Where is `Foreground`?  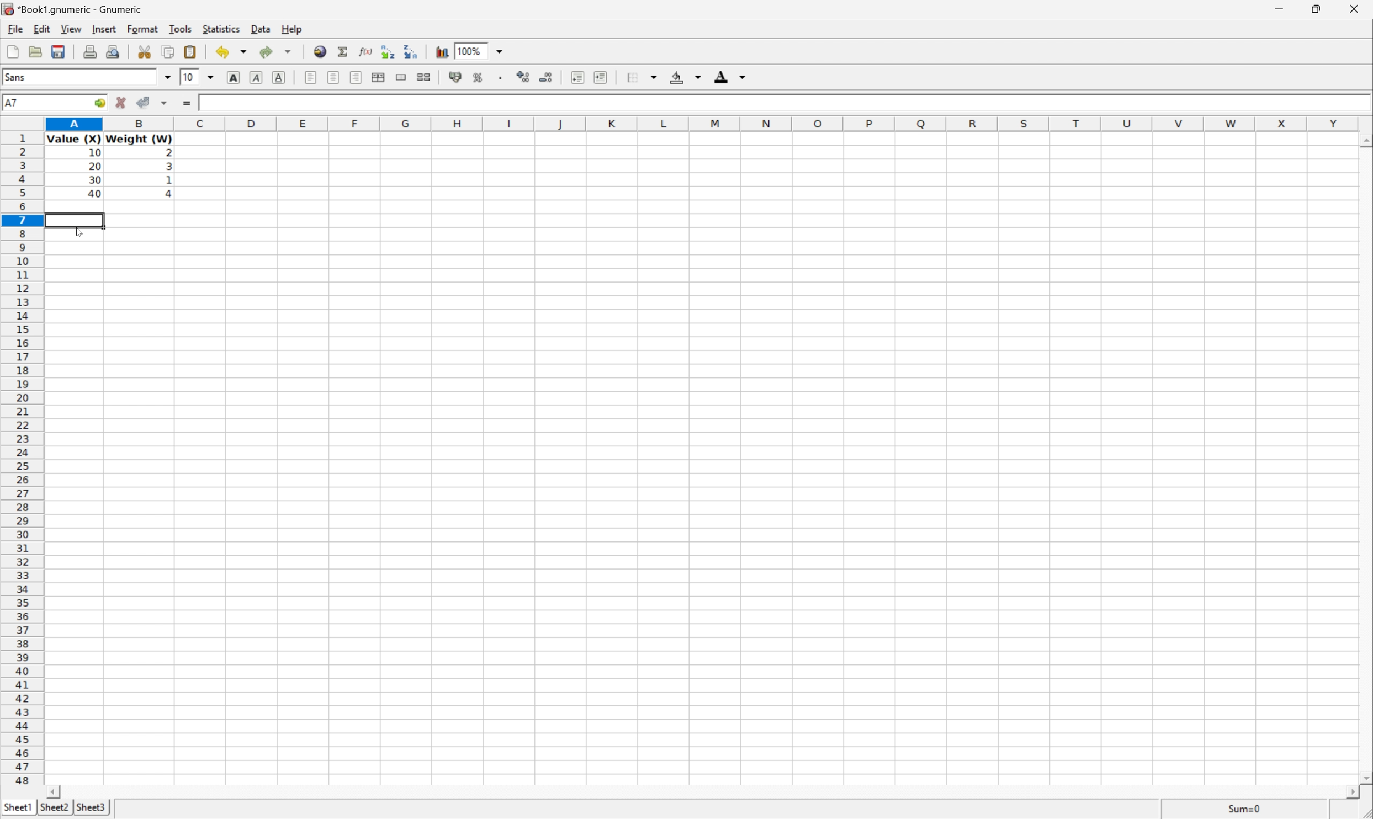
Foreground is located at coordinates (734, 76).